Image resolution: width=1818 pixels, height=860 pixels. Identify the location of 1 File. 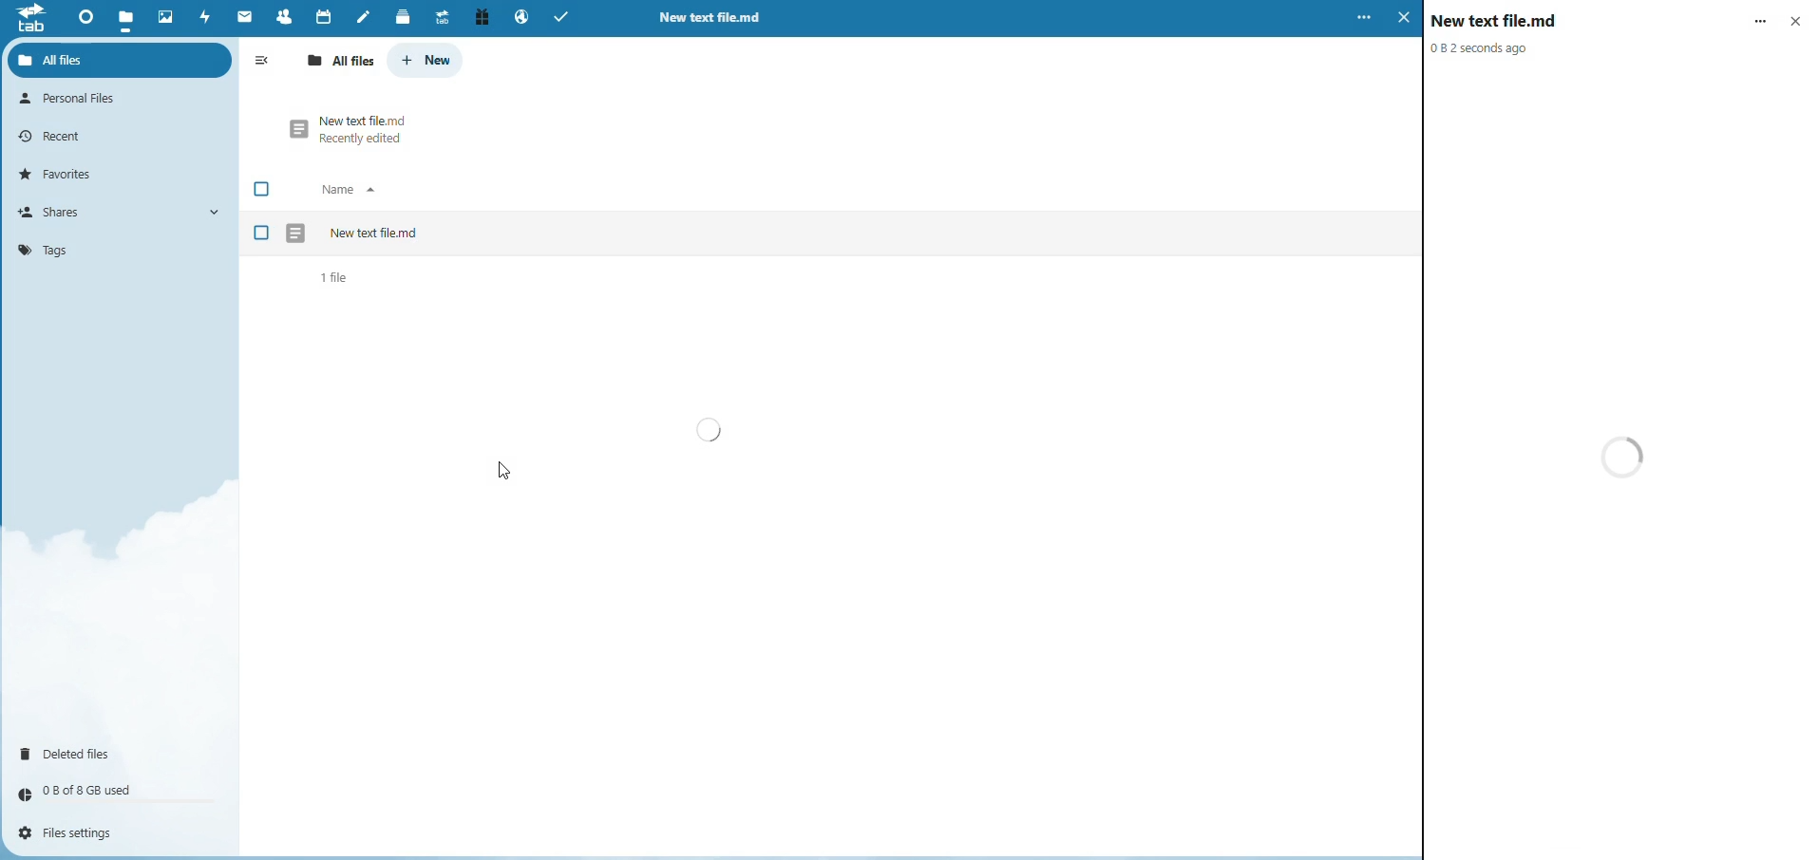
(337, 278).